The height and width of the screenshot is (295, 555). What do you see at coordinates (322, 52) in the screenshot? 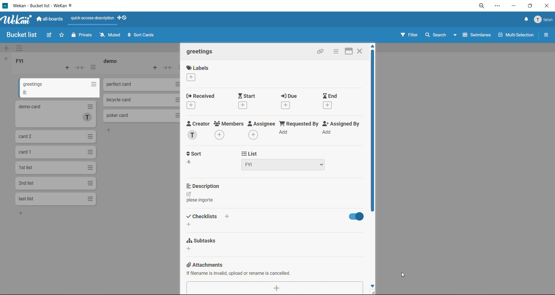
I see `copy link` at bounding box center [322, 52].